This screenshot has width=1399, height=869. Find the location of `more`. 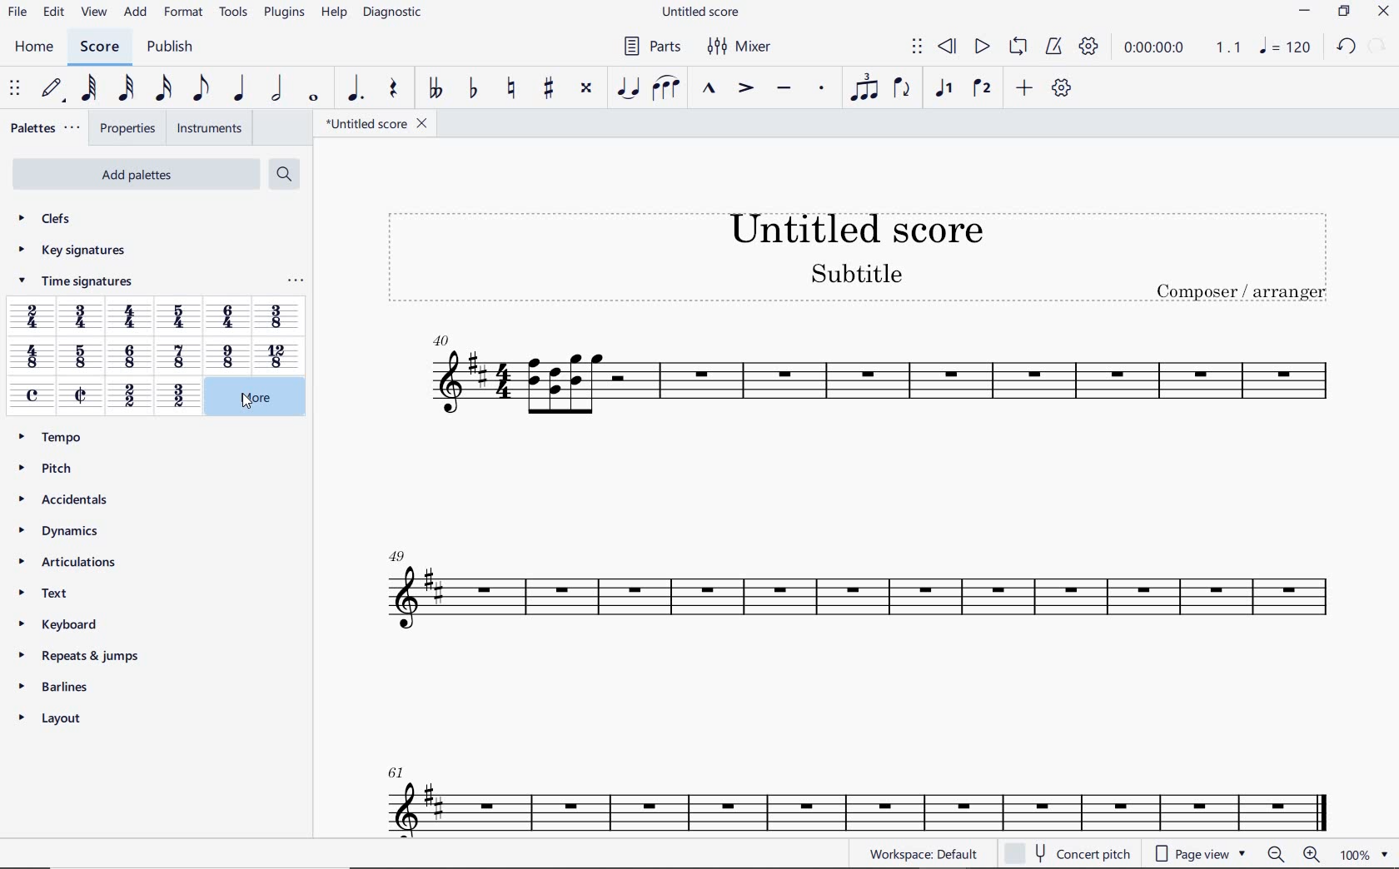

more is located at coordinates (248, 398).